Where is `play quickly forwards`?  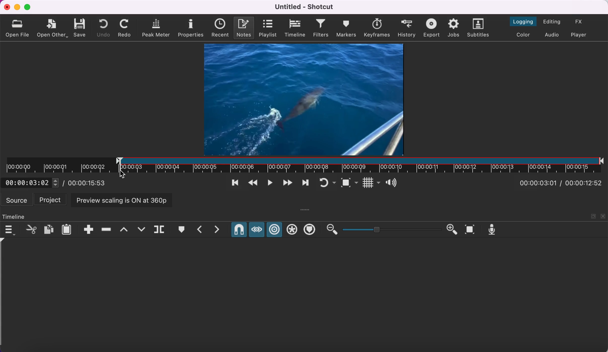 play quickly forwards is located at coordinates (286, 184).